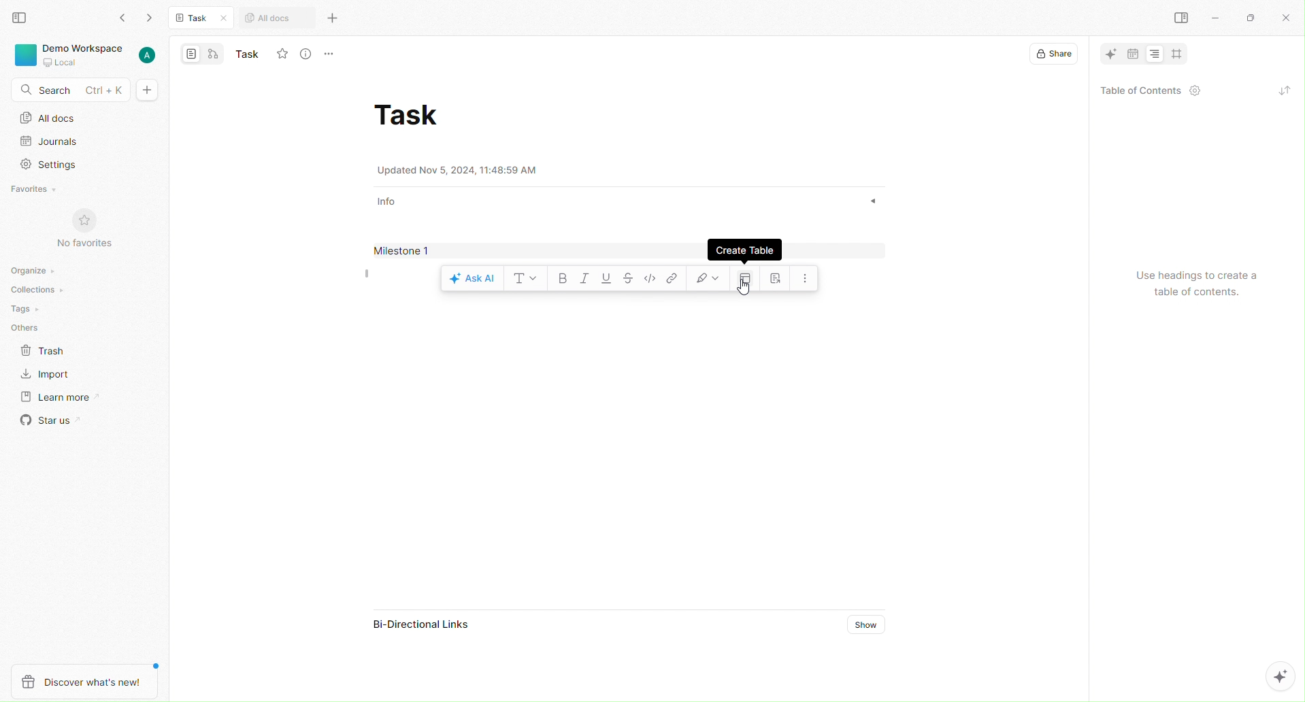  What do you see at coordinates (864, 200) in the screenshot?
I see `show` at bounding box center [864, 200].